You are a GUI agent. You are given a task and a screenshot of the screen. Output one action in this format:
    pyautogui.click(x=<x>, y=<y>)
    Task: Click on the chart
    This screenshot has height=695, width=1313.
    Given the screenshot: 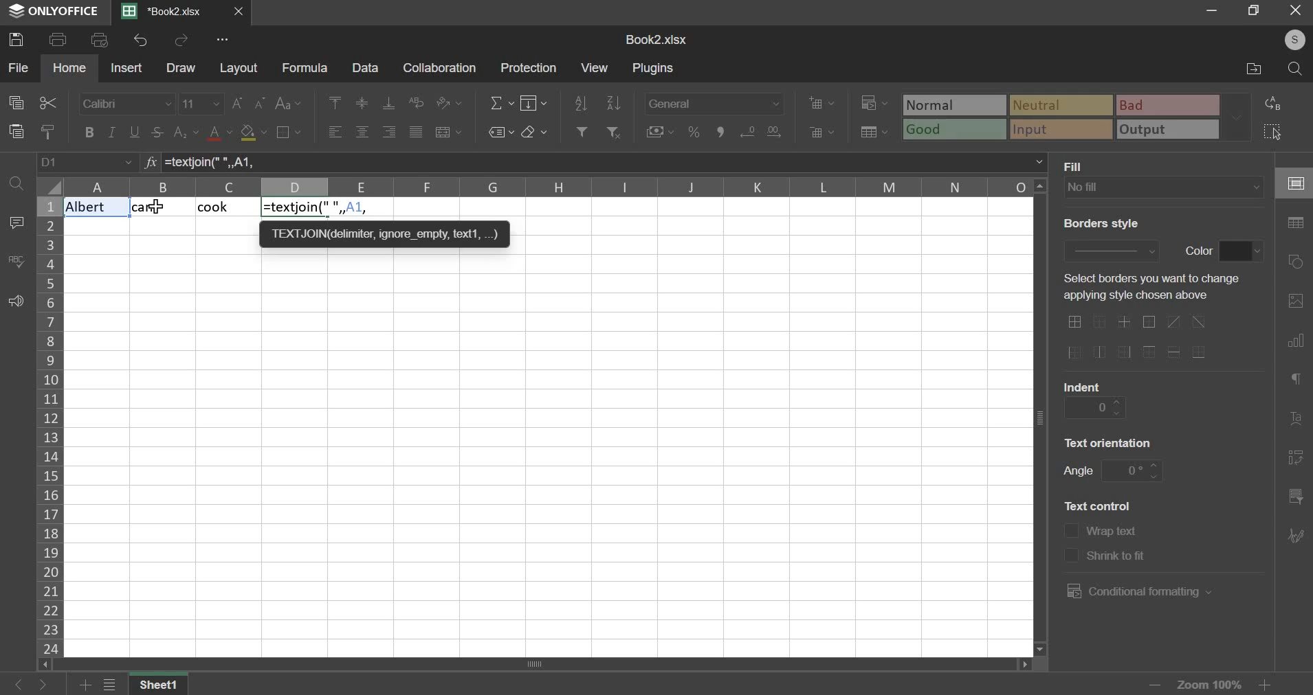 What is the action you would take?
    pyautogui.click(x=1295, y=343)
    